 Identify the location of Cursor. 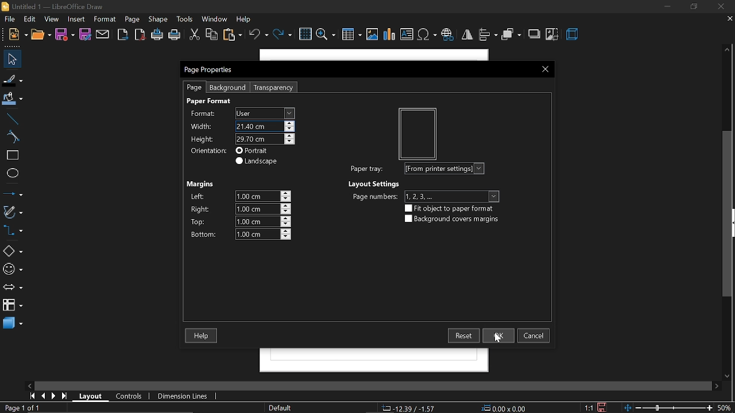
(497, 338).